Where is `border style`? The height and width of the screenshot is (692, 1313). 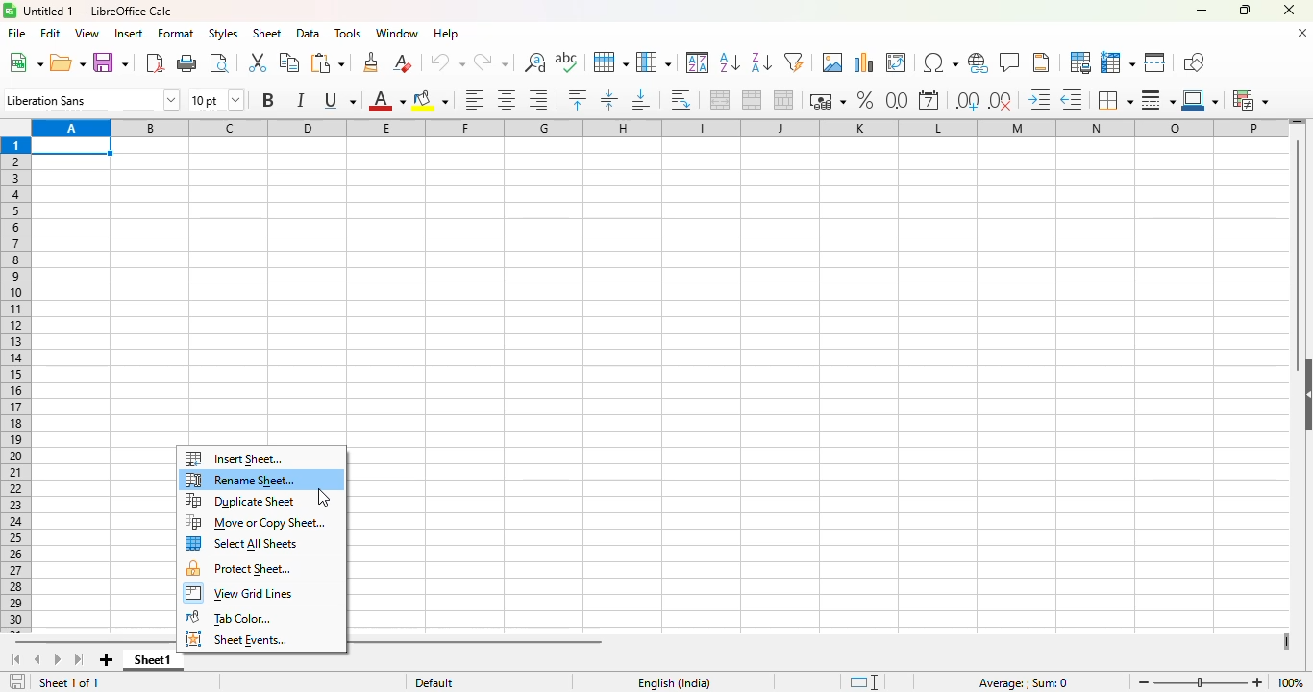 border style is located at coordinates (1158, 101).